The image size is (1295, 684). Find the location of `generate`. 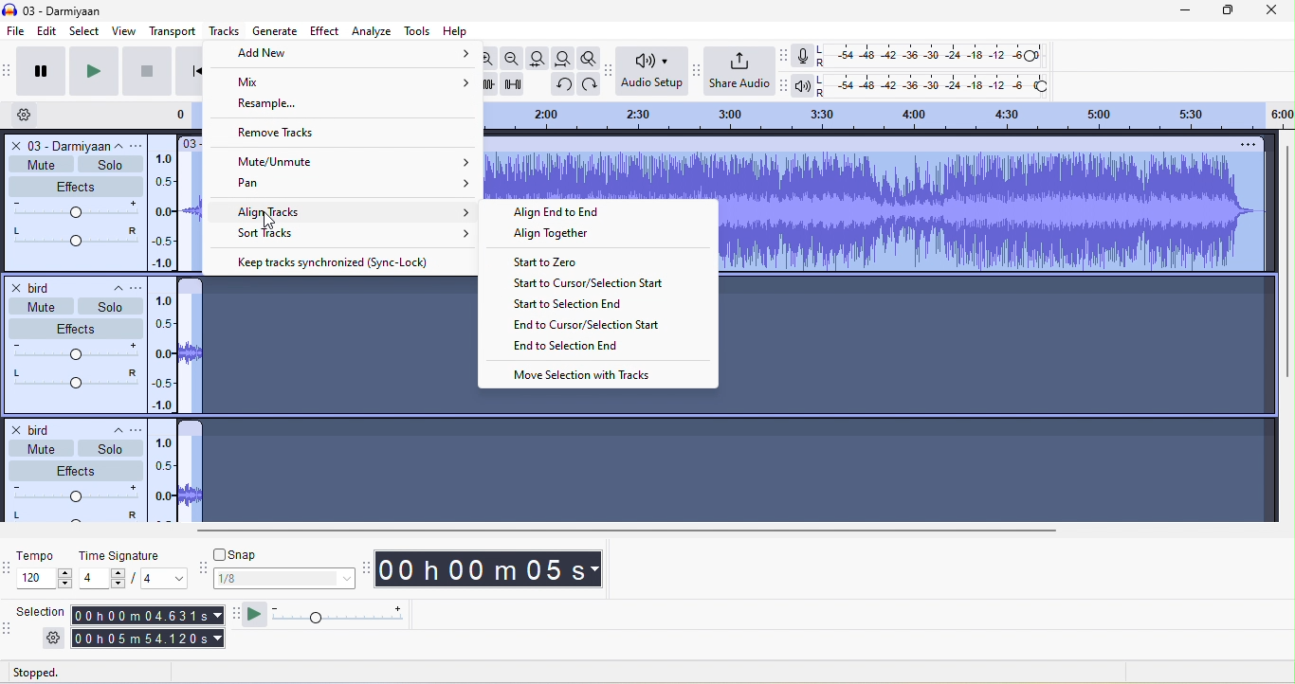

generate is located at coordinates (276, 29).